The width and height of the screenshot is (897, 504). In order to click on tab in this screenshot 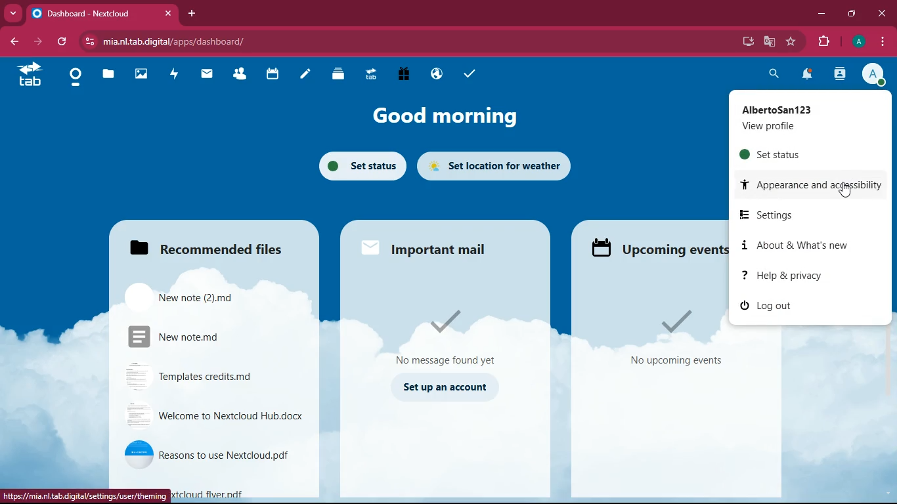, I will do `click(368, 74)`.